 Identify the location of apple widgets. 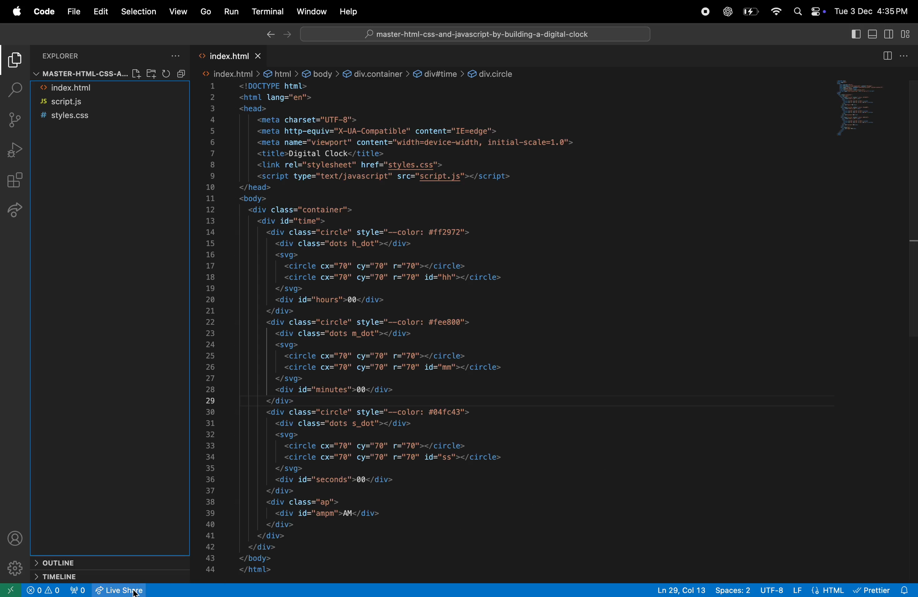
(810, 12).